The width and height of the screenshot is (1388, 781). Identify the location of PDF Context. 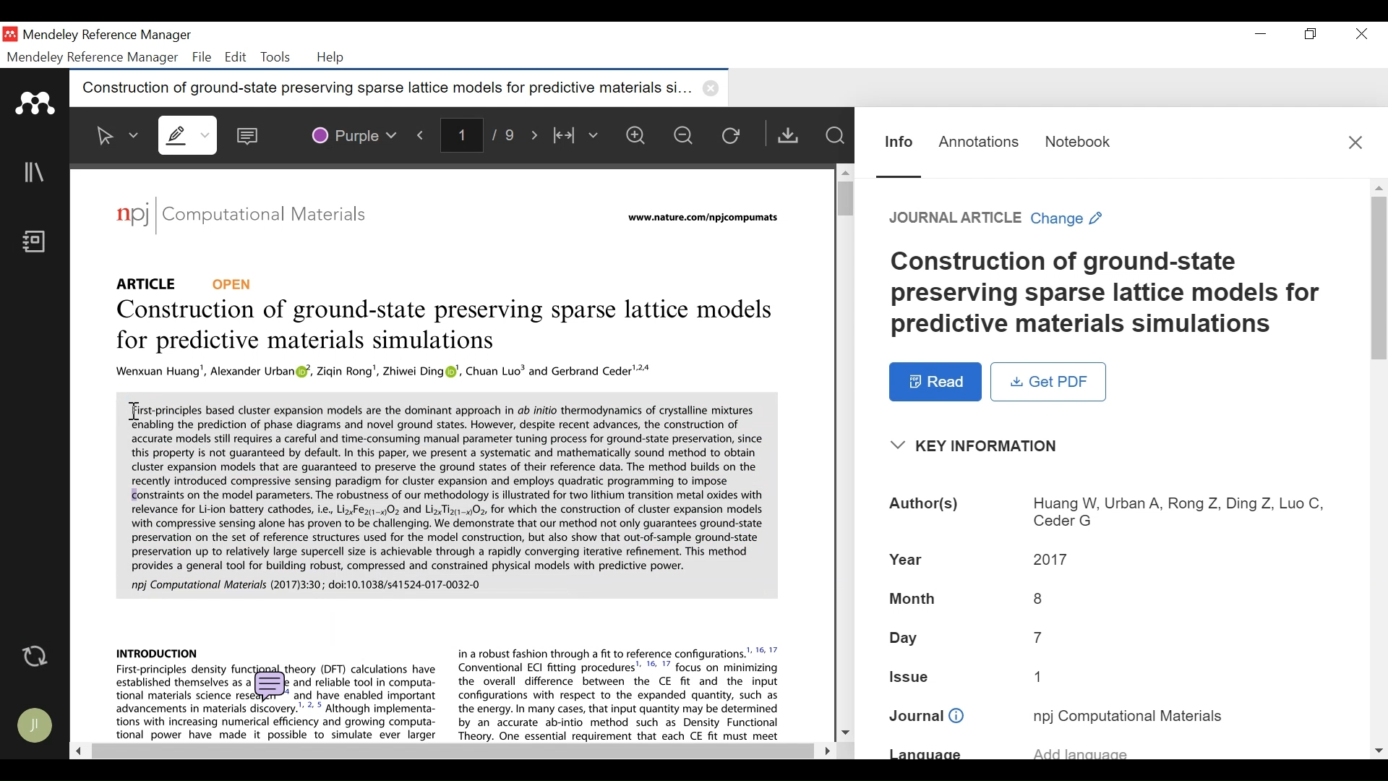
(445, 494).